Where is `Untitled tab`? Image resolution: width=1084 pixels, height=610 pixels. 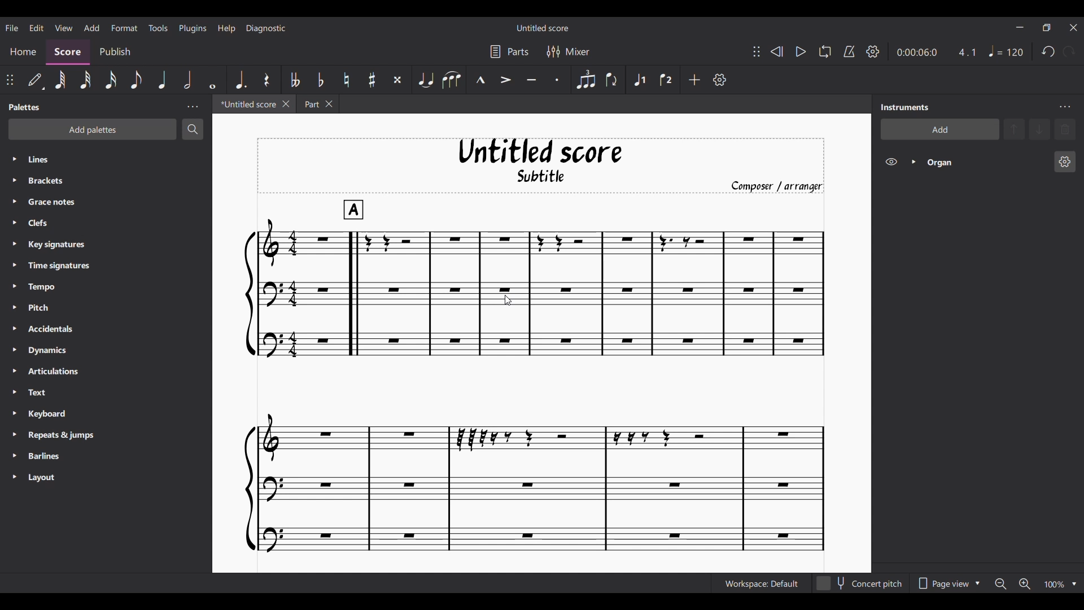 Untitled tab is located at coordinates (246, 104).